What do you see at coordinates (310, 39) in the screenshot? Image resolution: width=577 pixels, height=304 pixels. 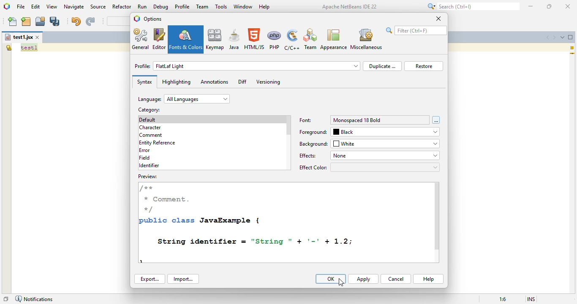 I see `Team` at bounding box center [310, 39].